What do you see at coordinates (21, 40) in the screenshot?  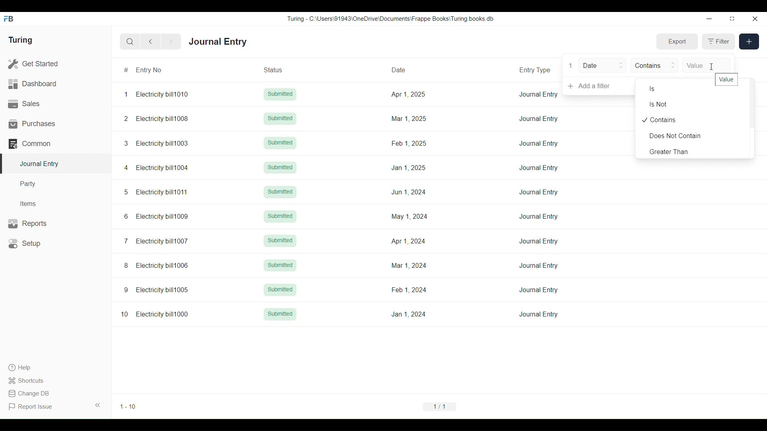 I see `Turing` at bounding box center [21, 40].